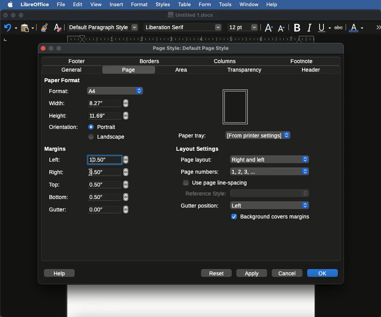  What do you see at coordinates (226, 5) in the screenshot?
I see `Tools` at bounding box center [226, 5].